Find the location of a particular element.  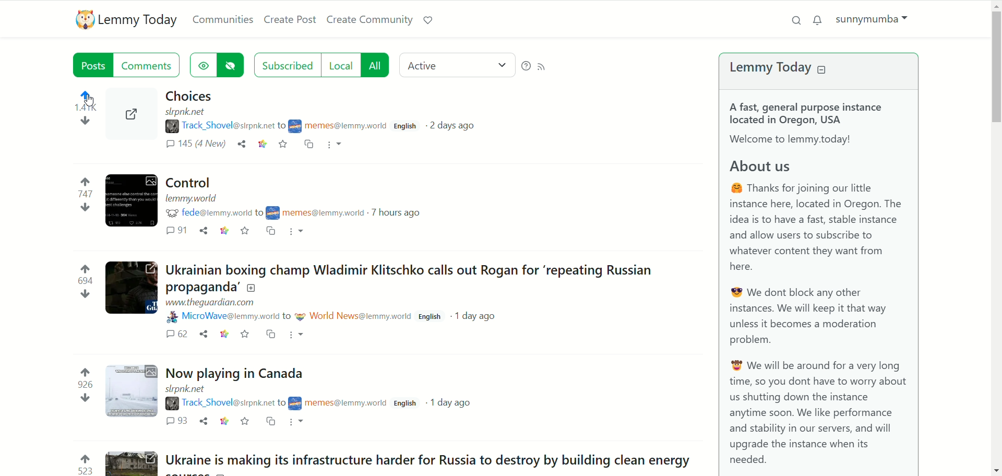

URL is located at coordinates (190, 112).